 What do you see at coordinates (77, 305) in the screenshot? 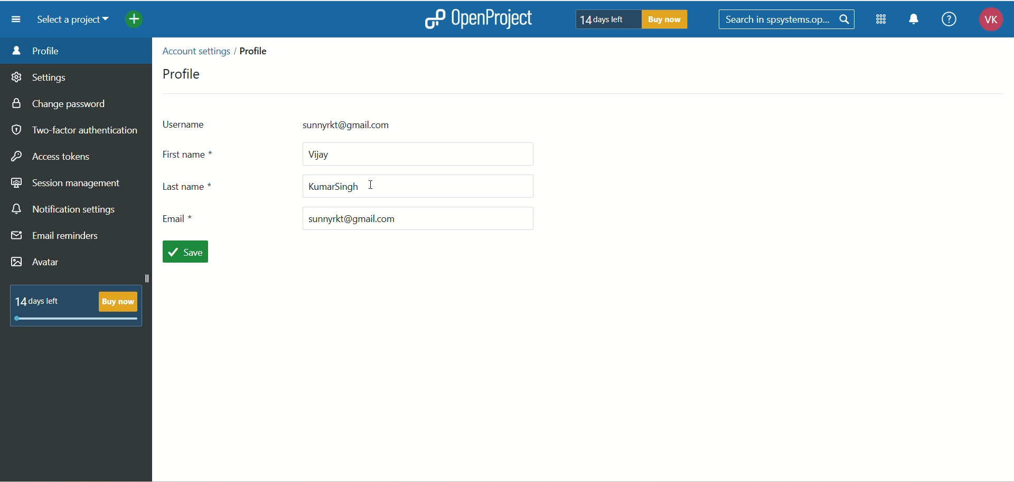
I see `text` at bounding box center [77, 305].